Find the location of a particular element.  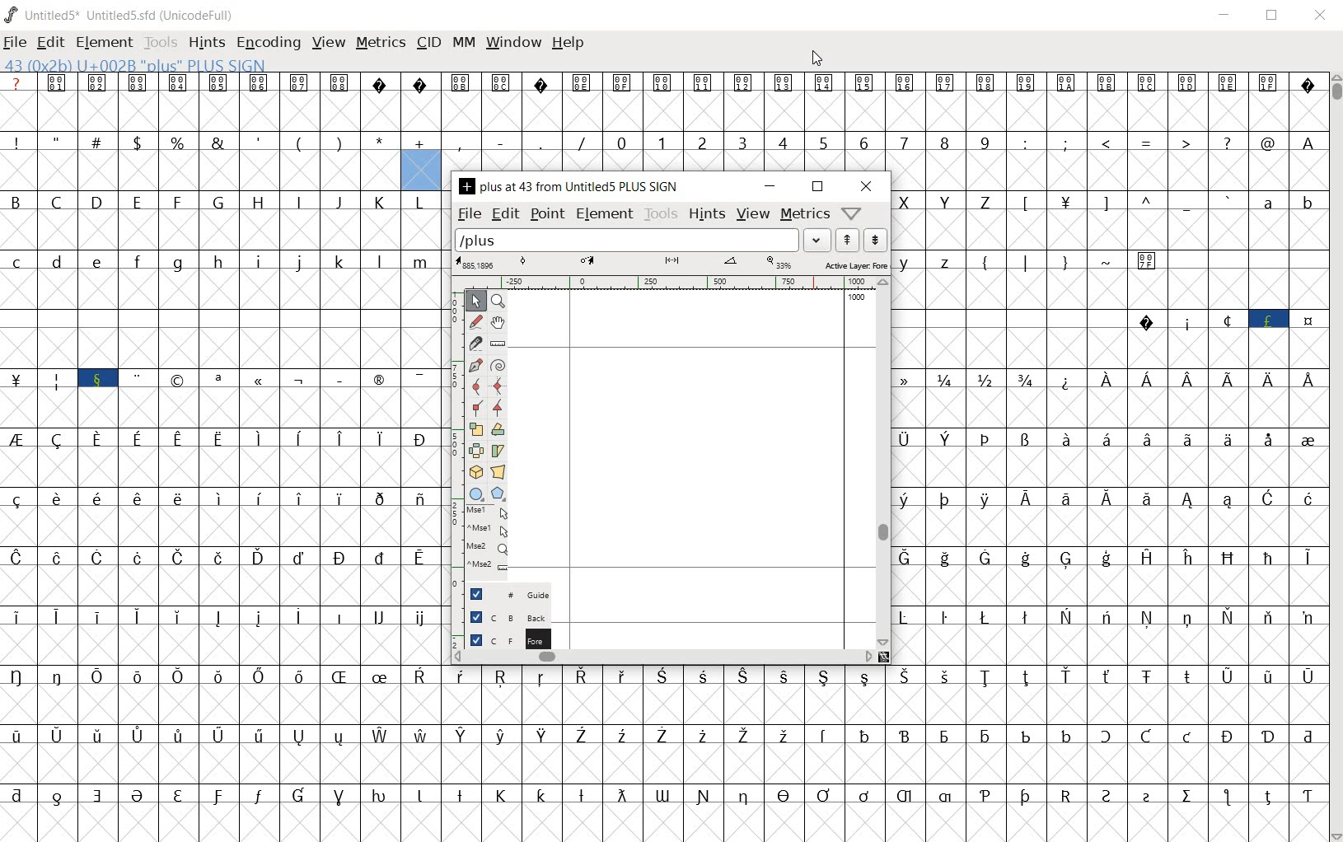

mm is located at coordinates (461, 41).